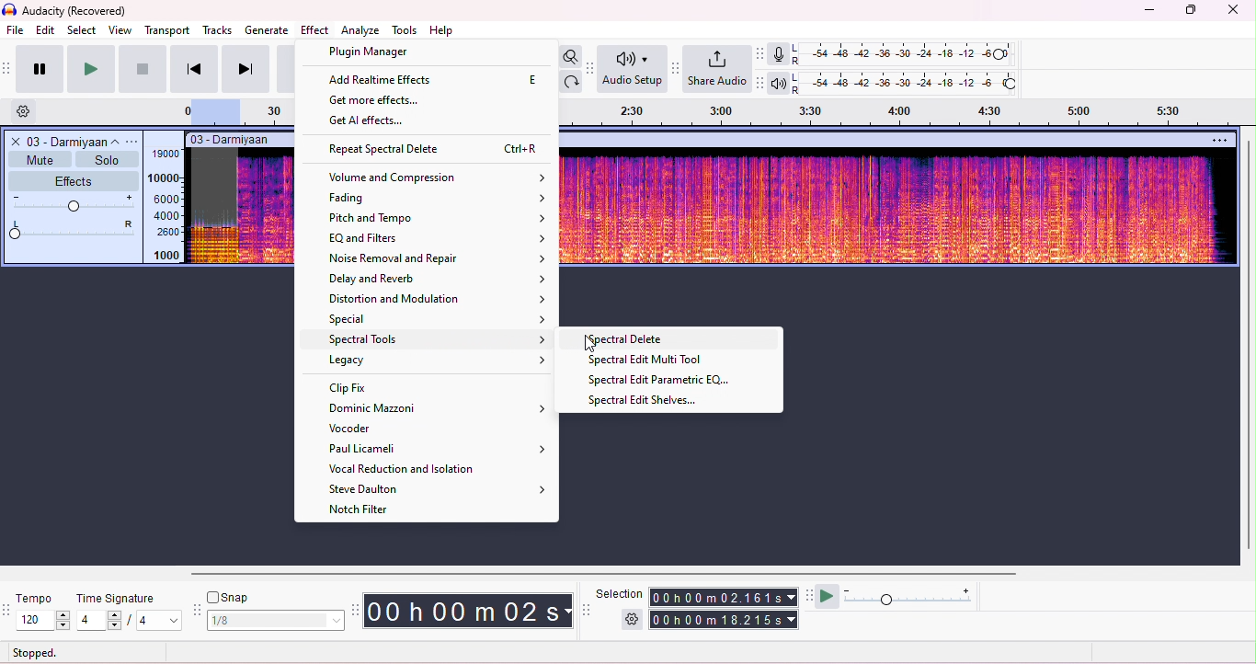  I want to click on tempo, so click(40, 598).